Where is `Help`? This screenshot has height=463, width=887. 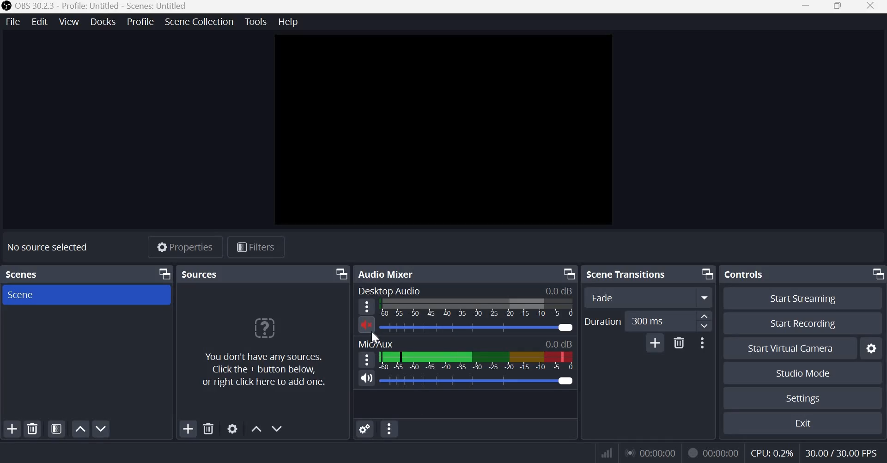
Help is located at coordinates (287, 21).